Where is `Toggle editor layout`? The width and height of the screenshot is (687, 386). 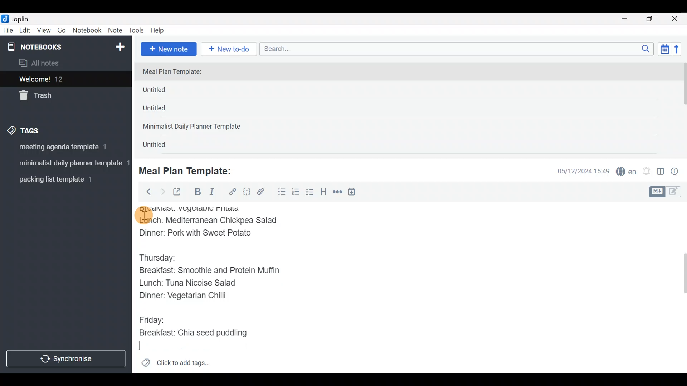 Toggle editor layout is located at coordinates (661, 172).